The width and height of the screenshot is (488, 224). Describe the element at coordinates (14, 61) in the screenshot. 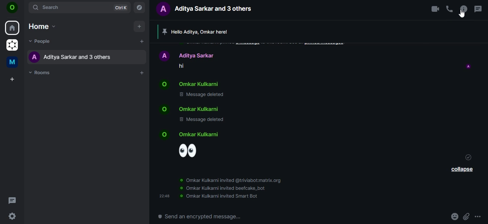

I see `me` at that location.